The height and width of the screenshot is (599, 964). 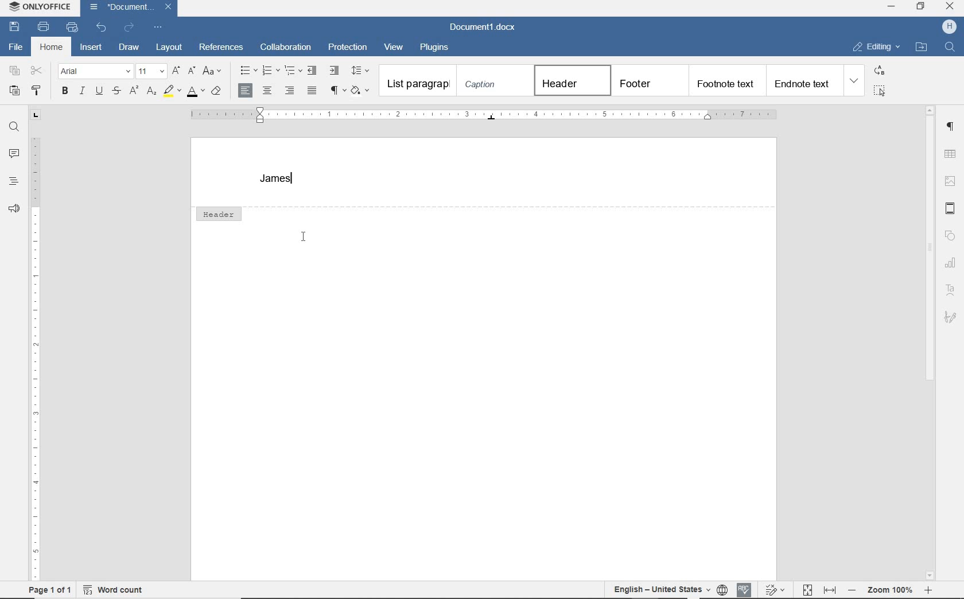 What do you see at coordinates (117, 92) in the screenshot?
I see `strikethrough` at bounding box center [117, 92].